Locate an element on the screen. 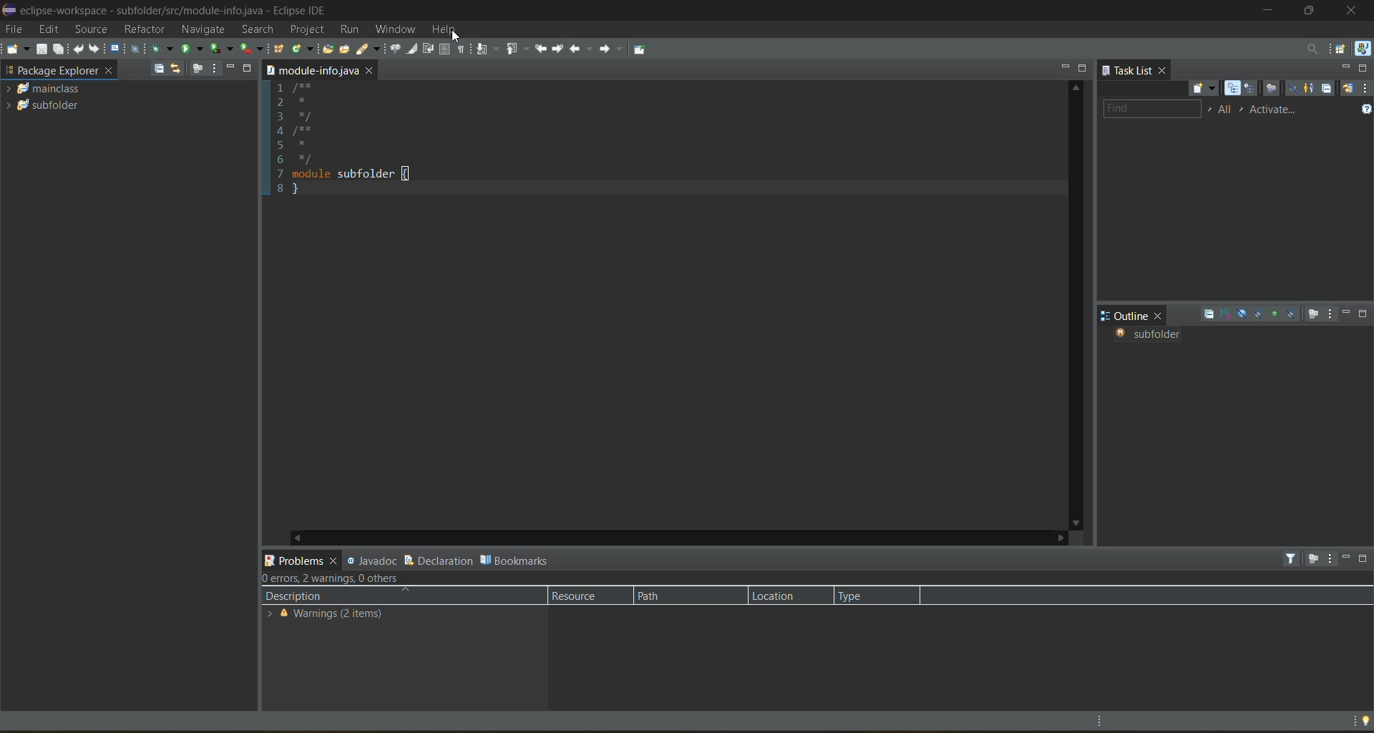 The width and height of the screenshot is (1374, 733). access commands and other items is located at coordinates (1313, 48).